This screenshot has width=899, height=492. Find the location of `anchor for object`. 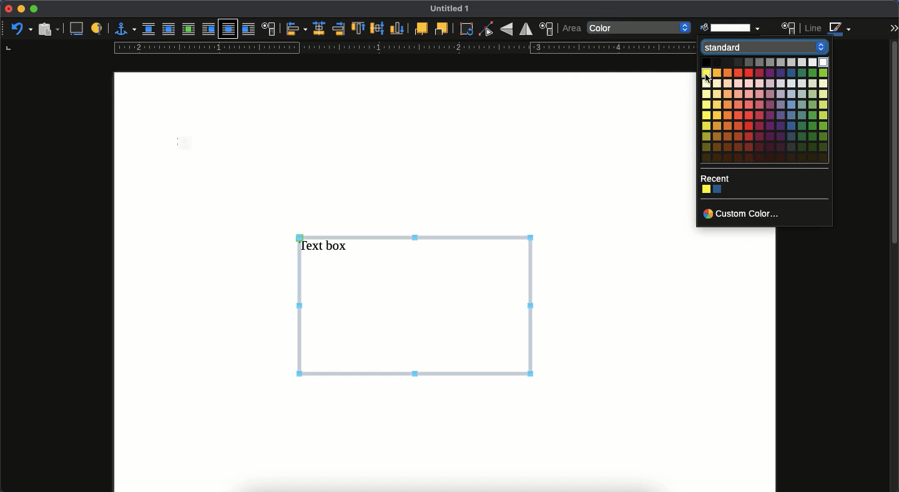

anchor for object is located at coordinates (125, 28).